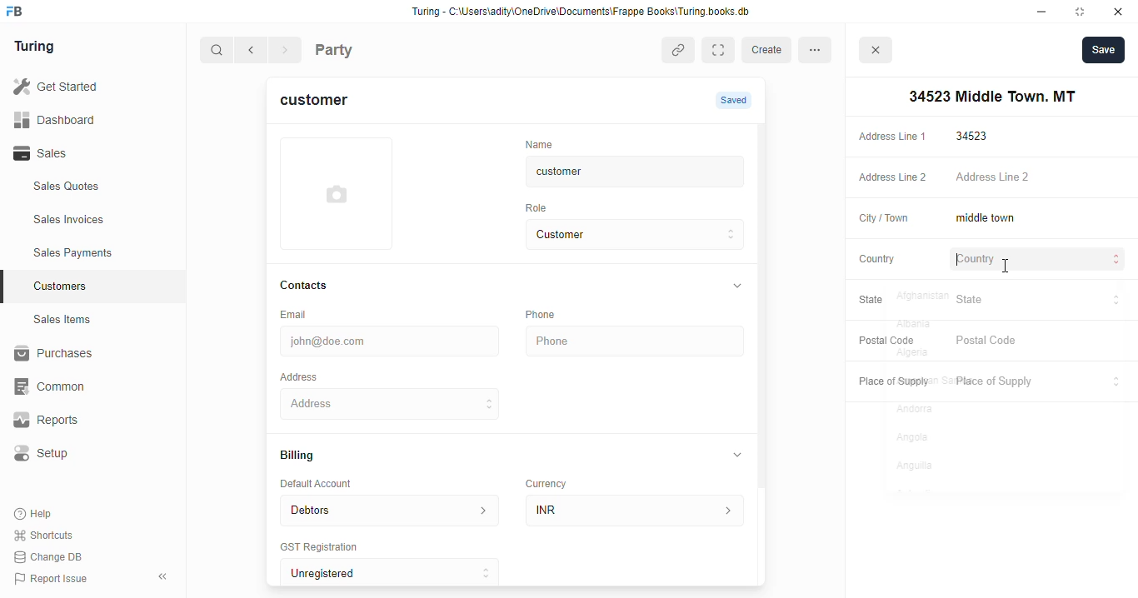  What do you see at coordinates (77, 87) in the screenshot?
I see `Get Started` at bounding box center [77, 87].